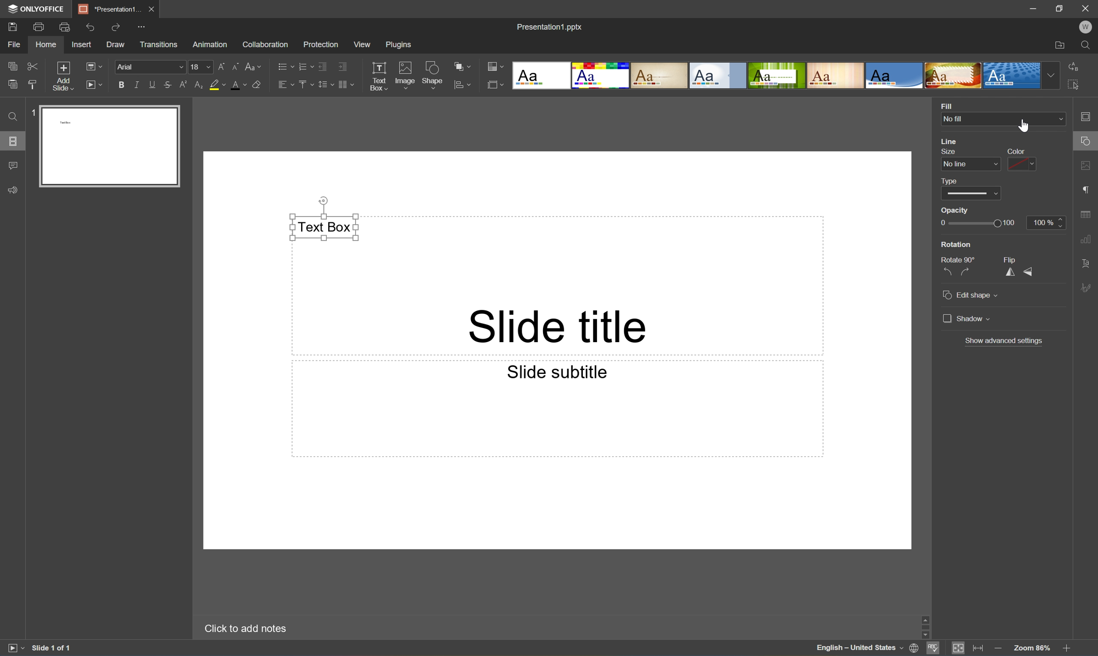 Image resolution: width=1098 pixels, height=656 pixels. What do you see at coordinates (34, 111) in the screenshot?
I see `1` at bounding box center [34, 111].